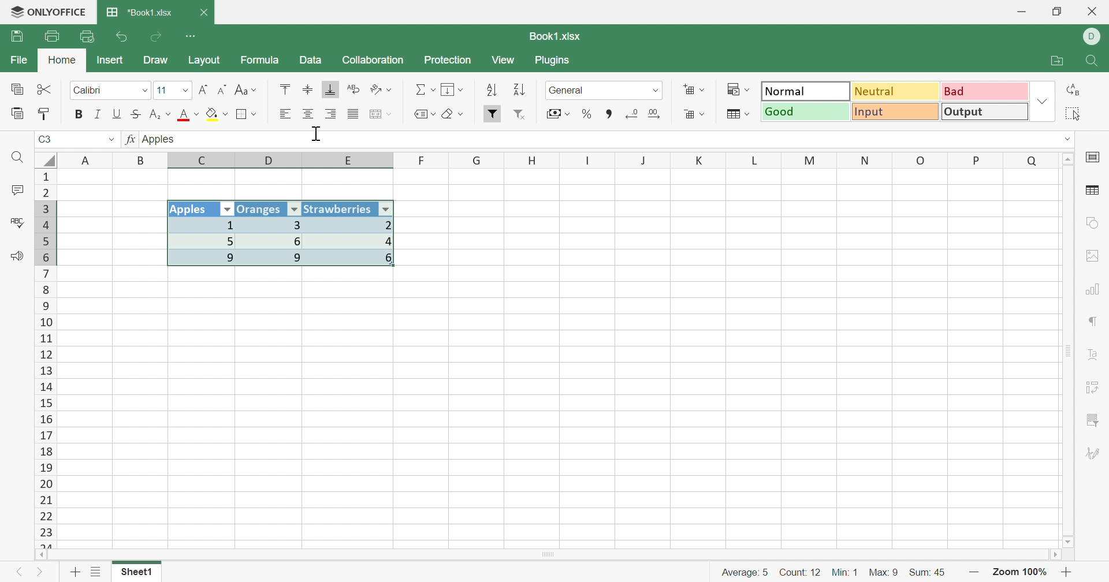 This screenshot has width=1109, height=582. I want to click on Fill, so click(453, 90).